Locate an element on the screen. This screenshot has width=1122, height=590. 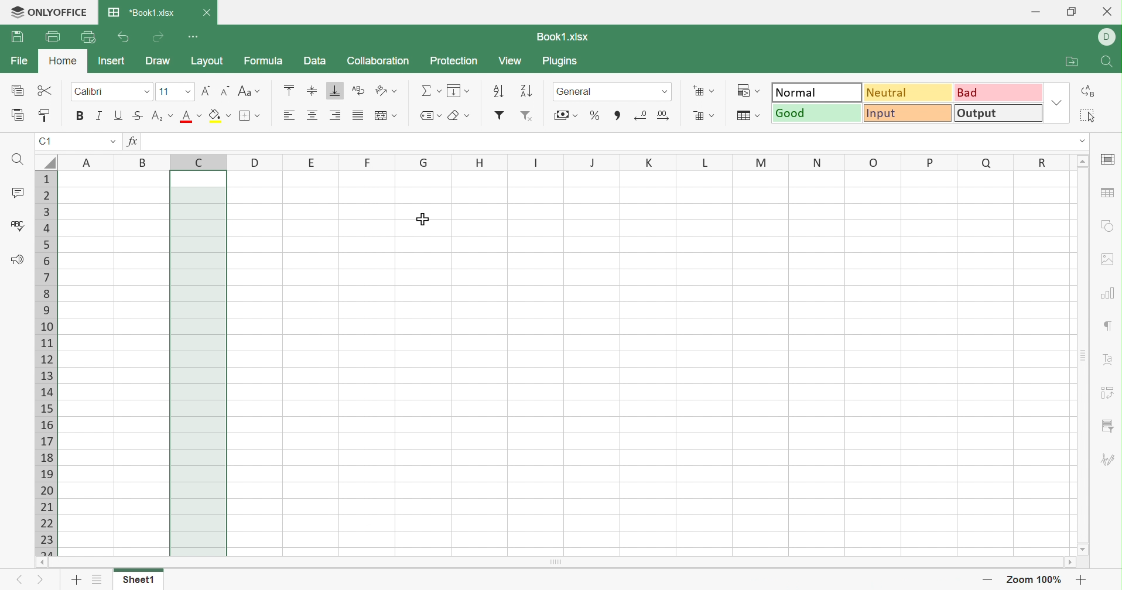
A1 is located at coordinates (45, 140).